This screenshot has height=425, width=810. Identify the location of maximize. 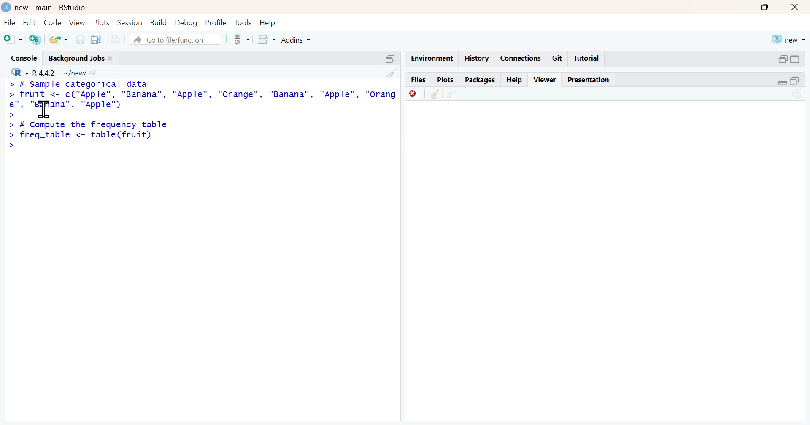
(761, 8).